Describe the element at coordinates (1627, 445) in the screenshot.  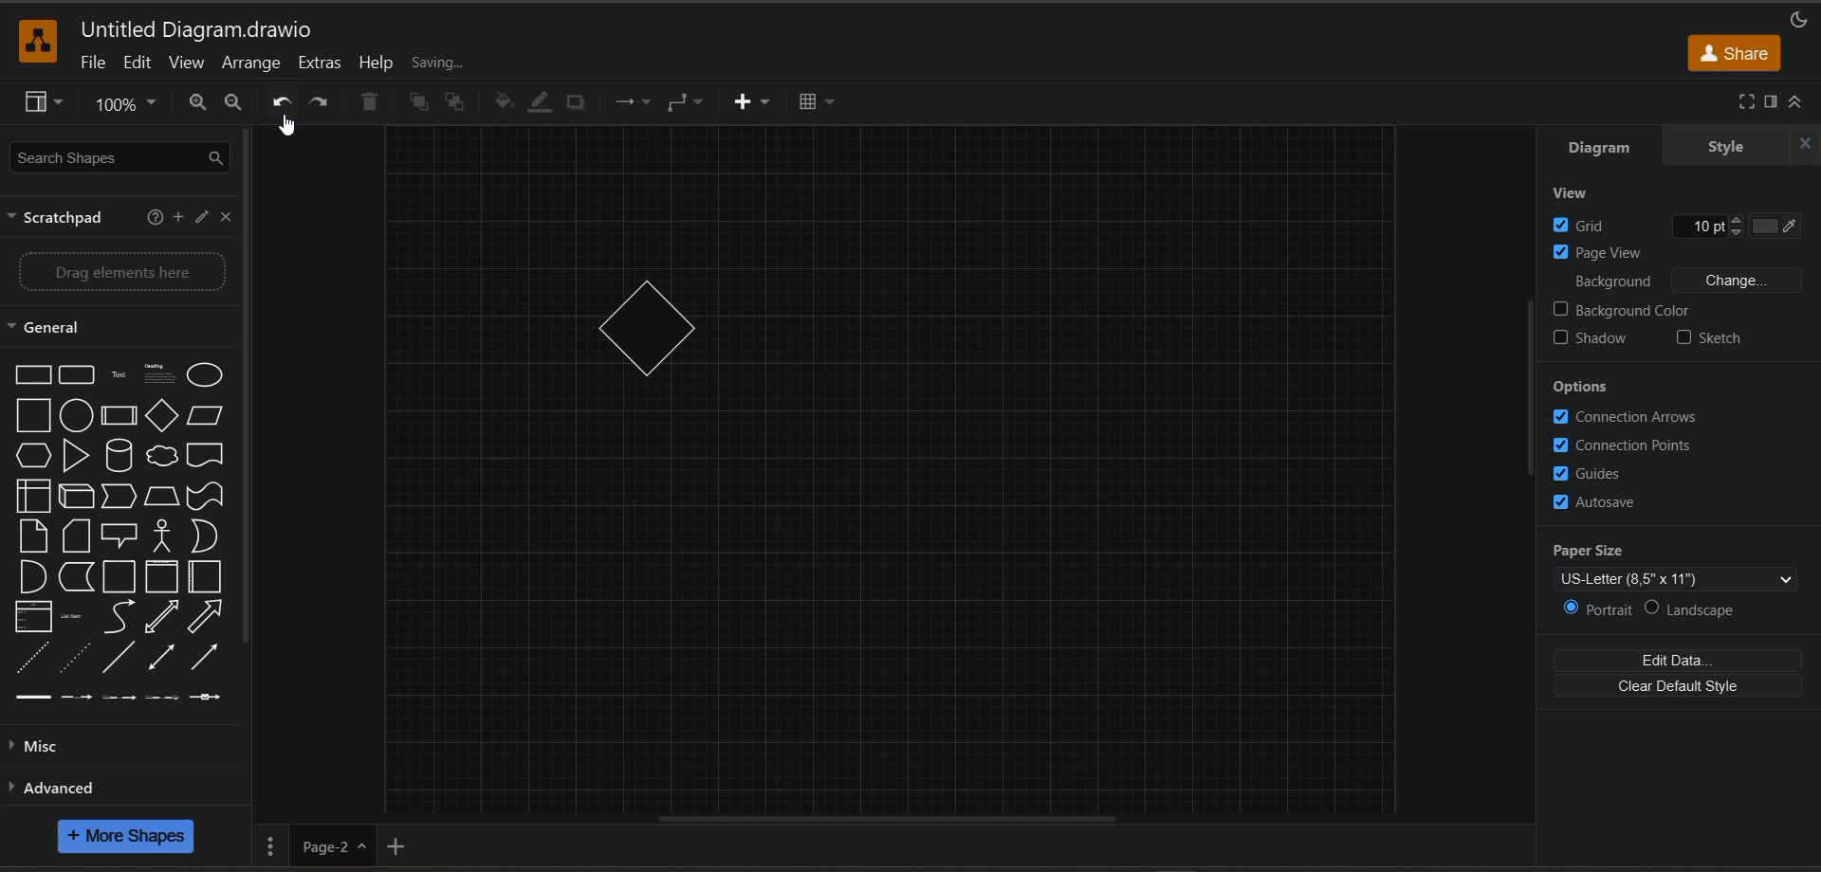
I see `connection points` at that location.